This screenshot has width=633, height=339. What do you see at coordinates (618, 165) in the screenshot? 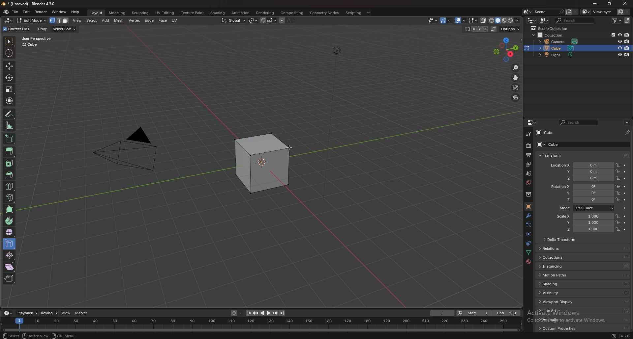
I see `lock` at bounding box center [618, 165].